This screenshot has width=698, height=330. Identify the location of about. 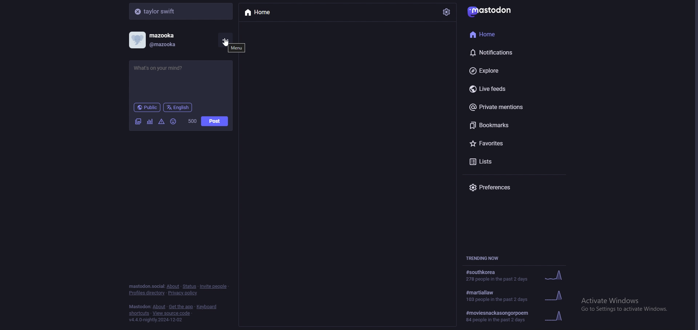
(159, 307).